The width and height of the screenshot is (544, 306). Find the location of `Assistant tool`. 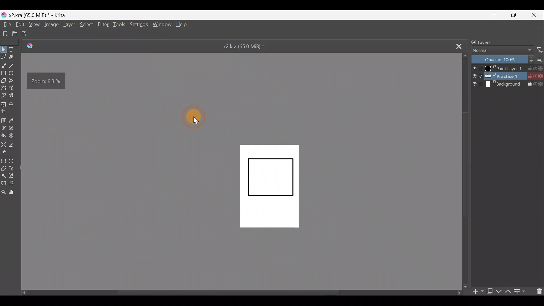

Assistant tool is located at coordinates (4, 144).